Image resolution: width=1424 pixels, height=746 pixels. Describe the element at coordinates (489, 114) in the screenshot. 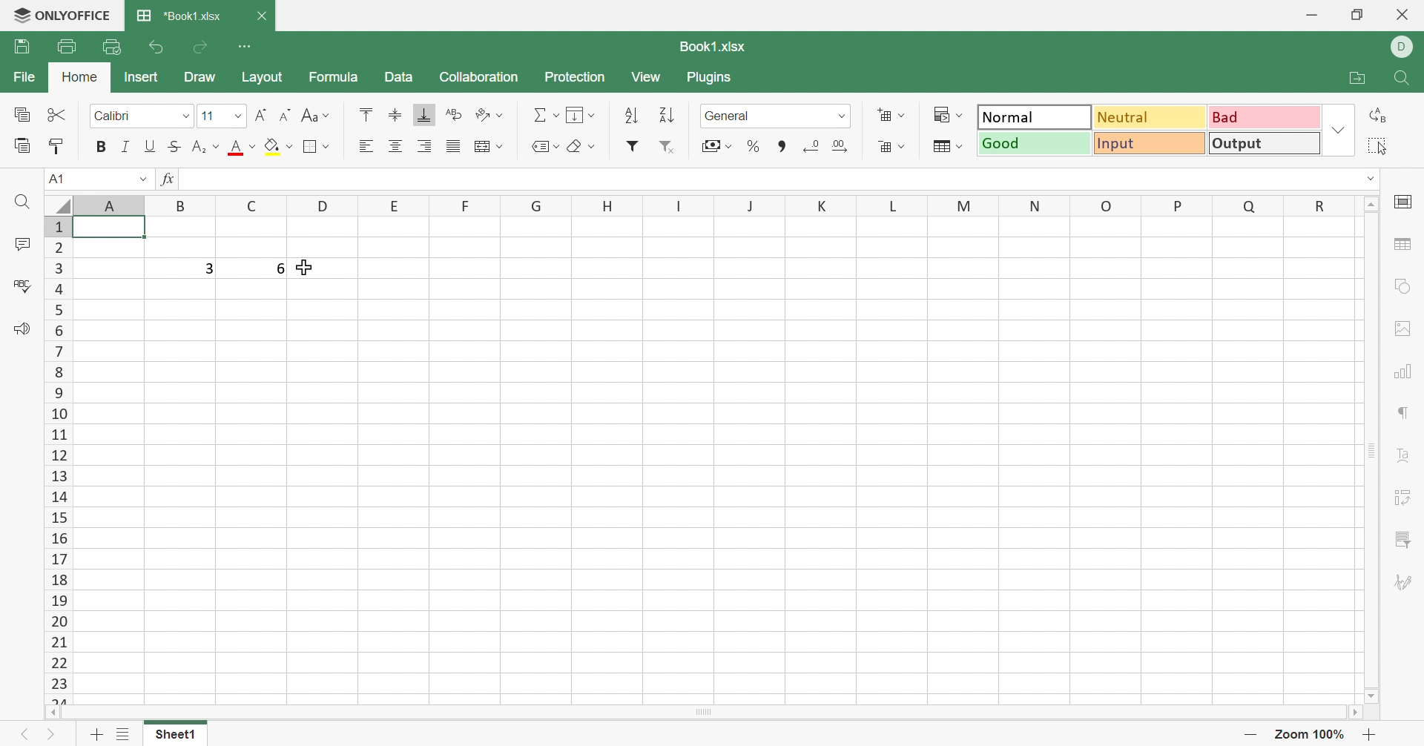

I see `Orientation` at that location.